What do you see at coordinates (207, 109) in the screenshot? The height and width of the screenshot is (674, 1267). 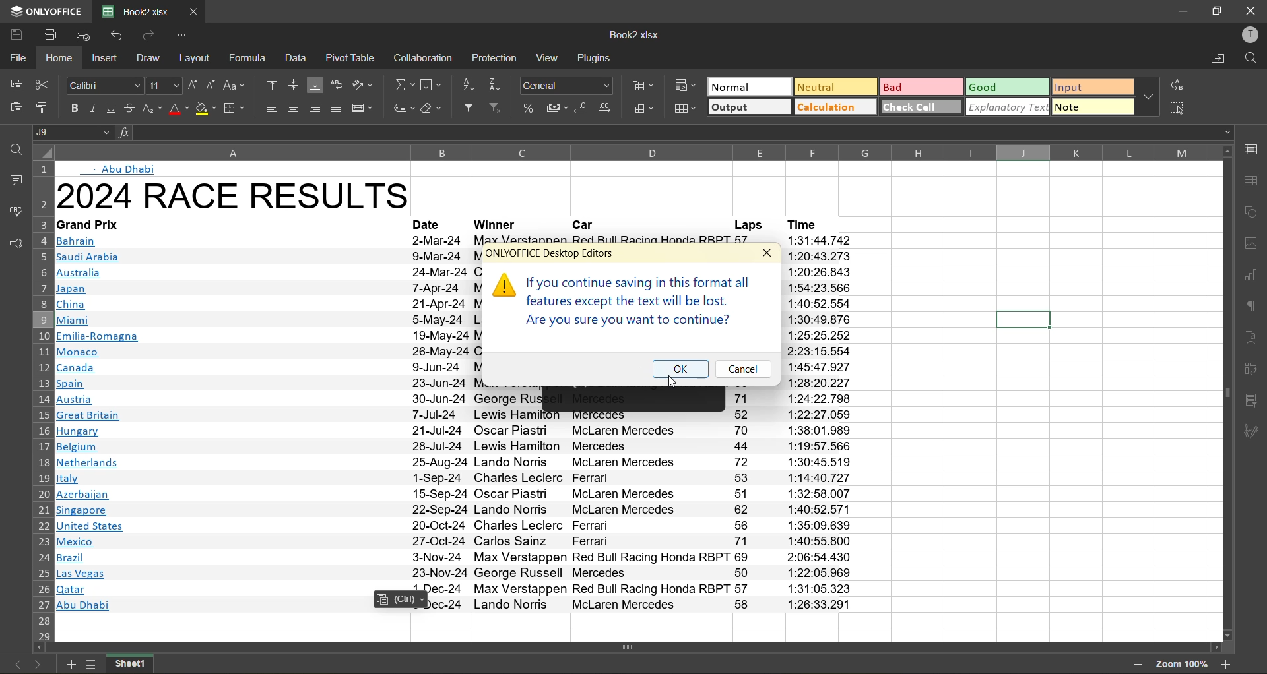 I see `fill color` at bounding box center [207, 109].